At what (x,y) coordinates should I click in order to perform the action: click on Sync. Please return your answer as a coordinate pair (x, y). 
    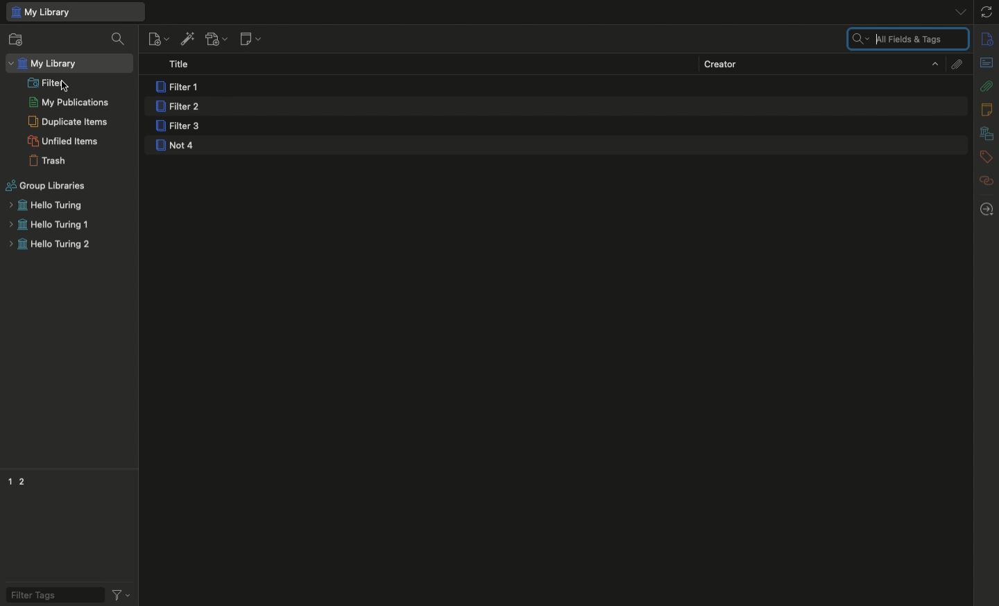
    Looking at the image, I should click on (987, 12).